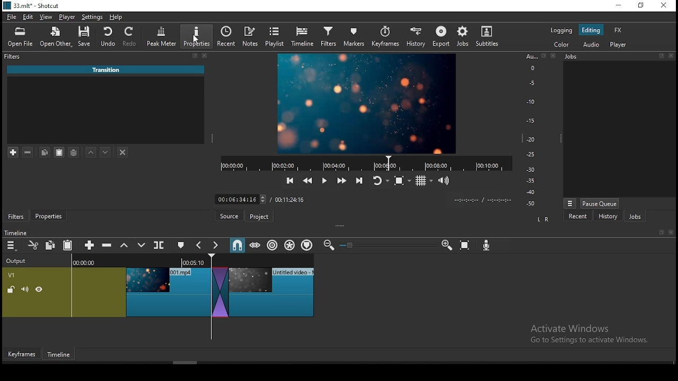 This screenshot has width=678, height=381. I want to click on settings, so click(93, 19).